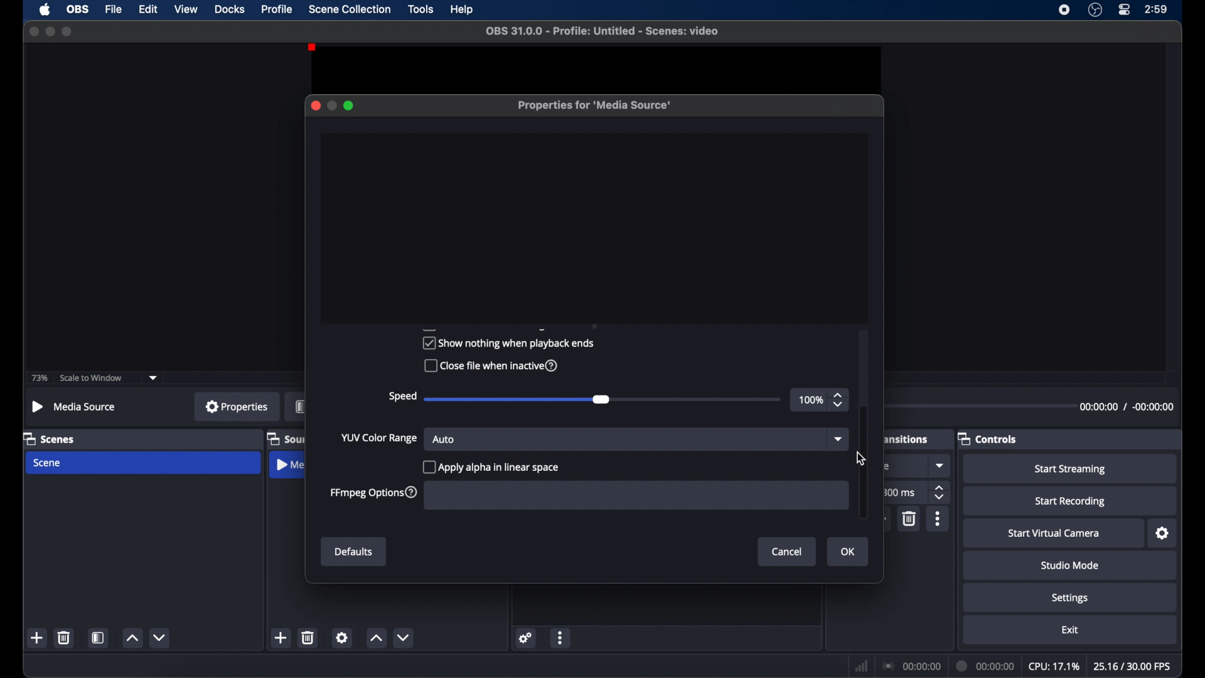 The height and width of the screenshot is (678, 1205). I want to click on increment, so click(132, 638).